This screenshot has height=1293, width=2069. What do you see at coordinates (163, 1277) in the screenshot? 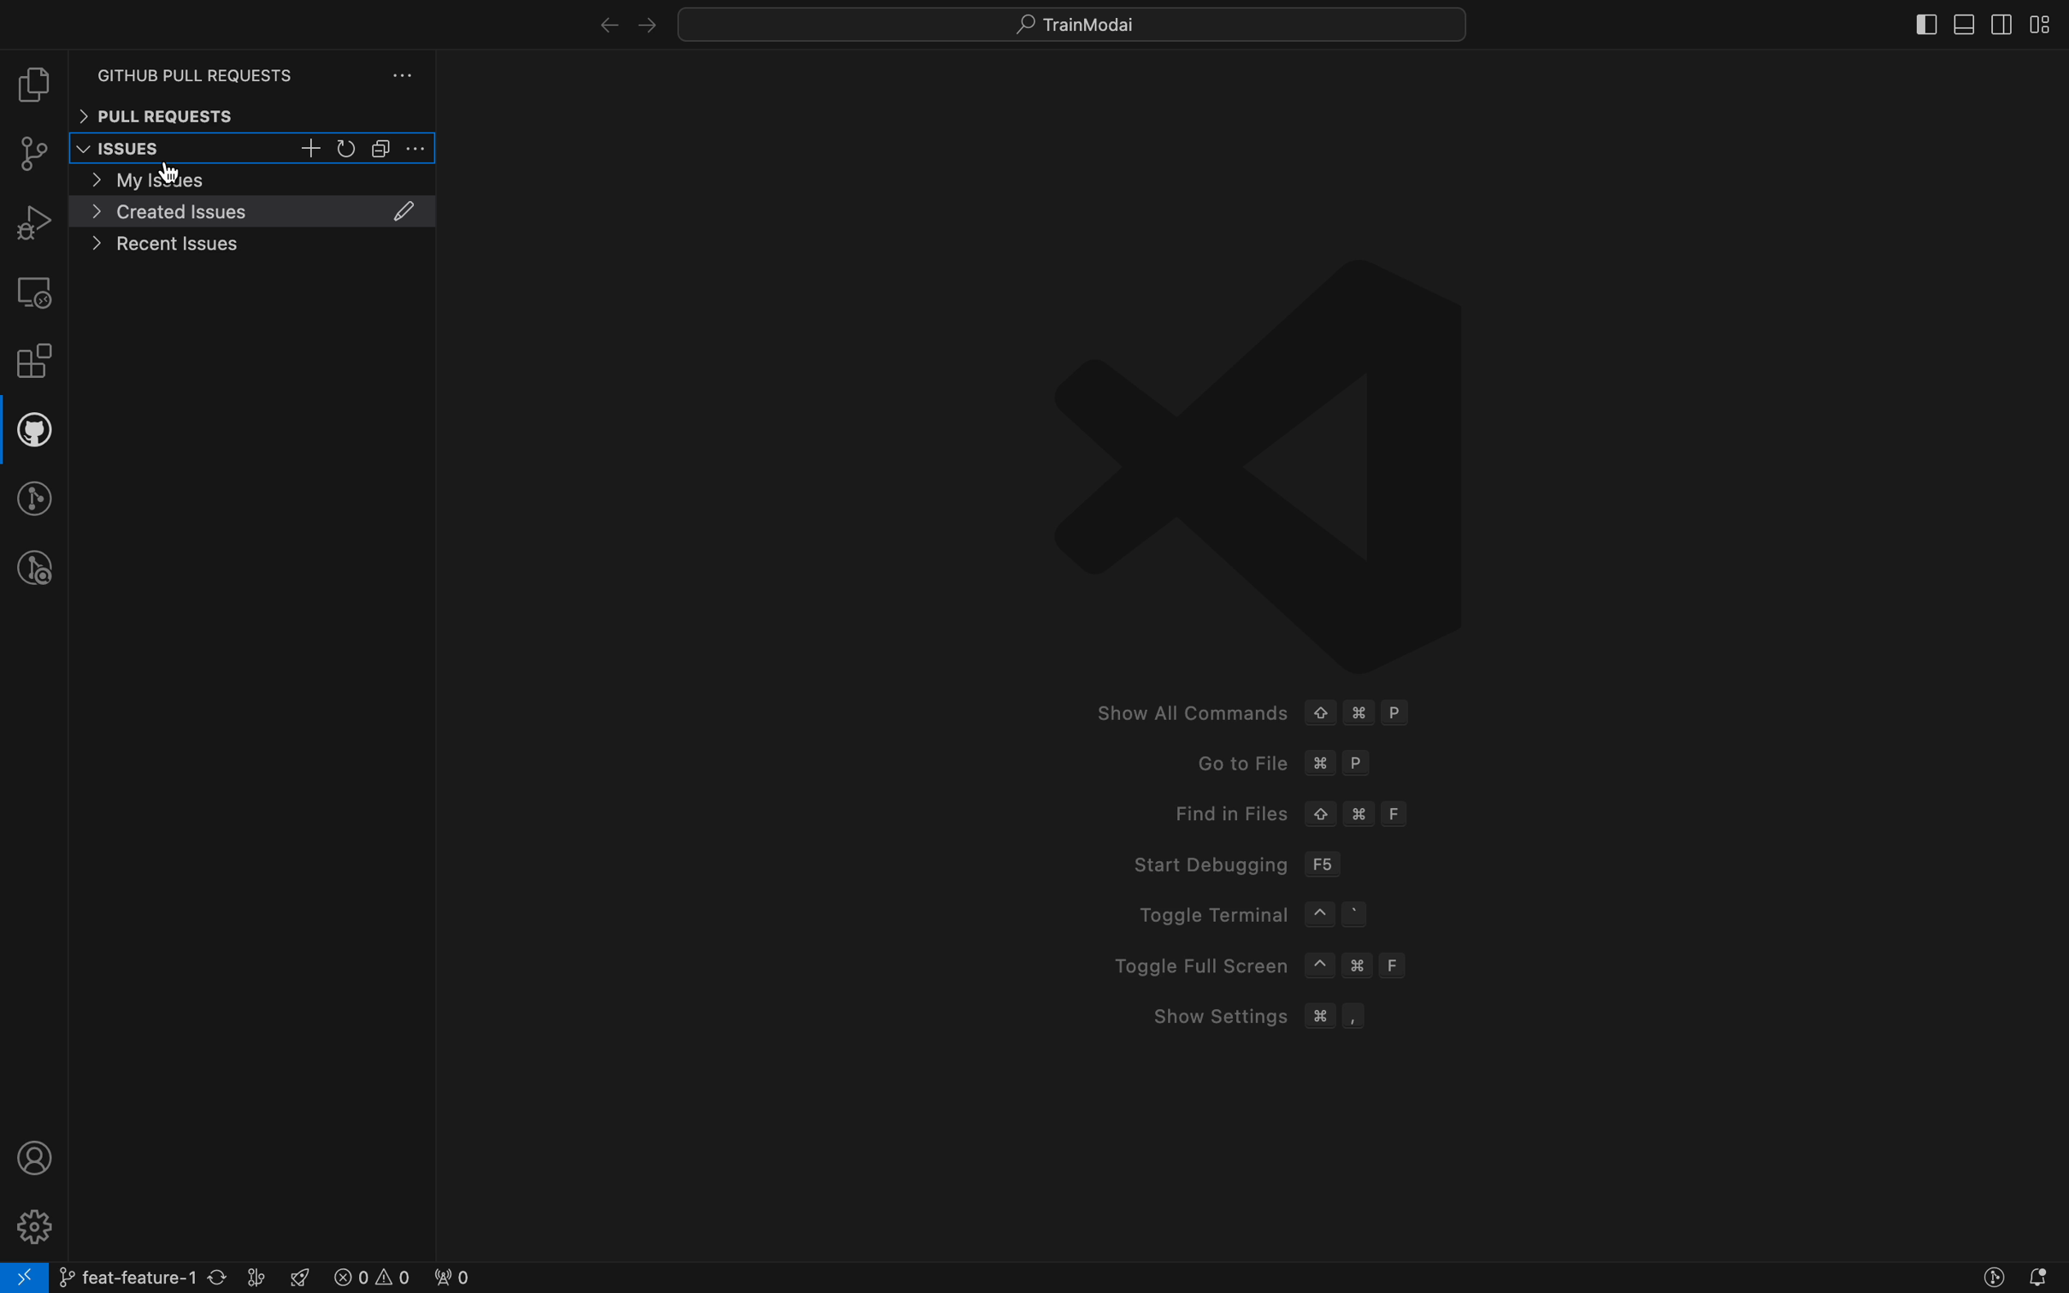
I see `current branch` at bounding box center [163, 1277].